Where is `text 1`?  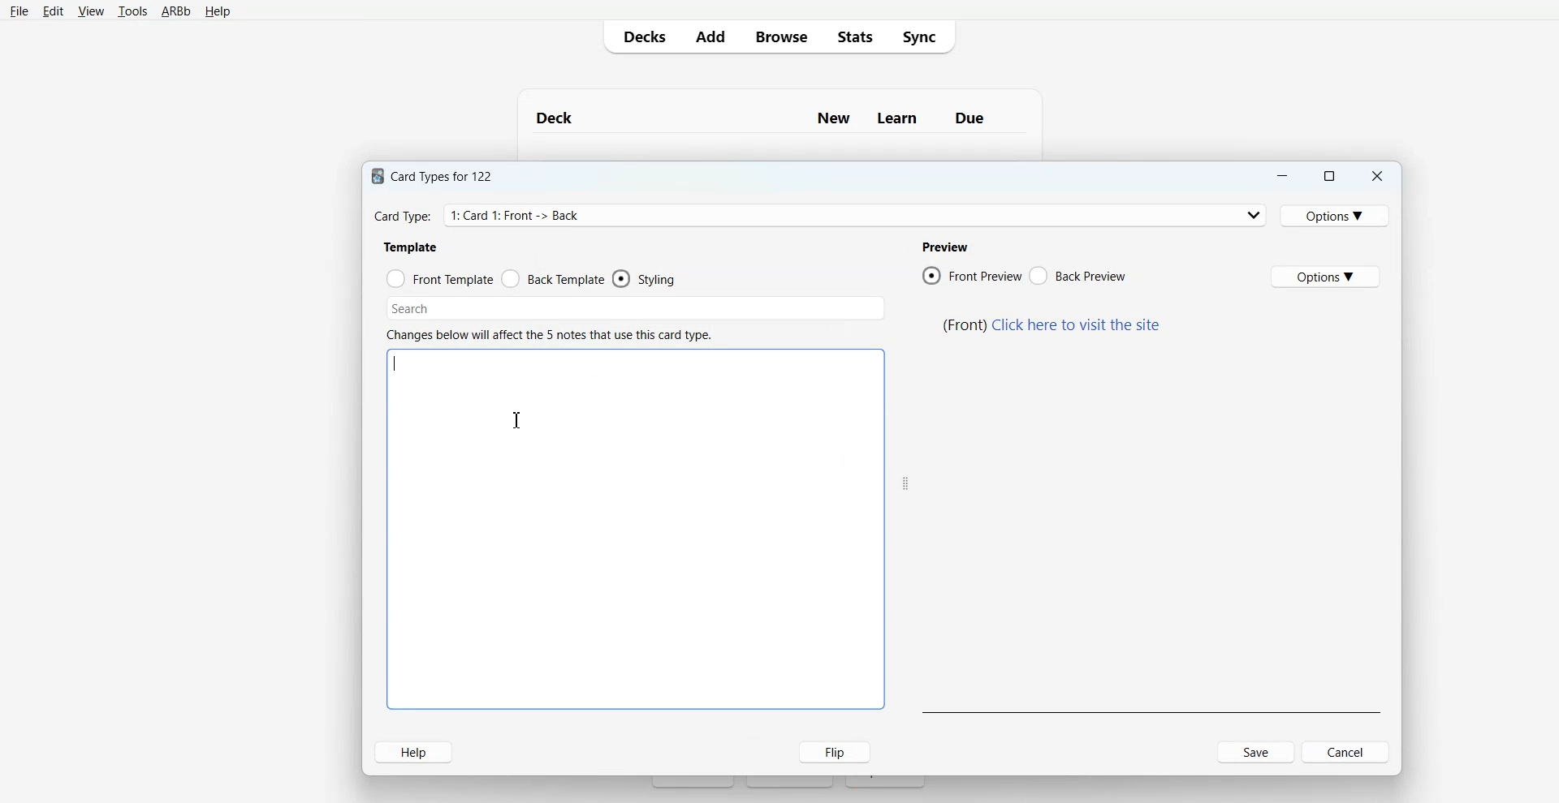 text 1 is located at coordinates (436, 177).